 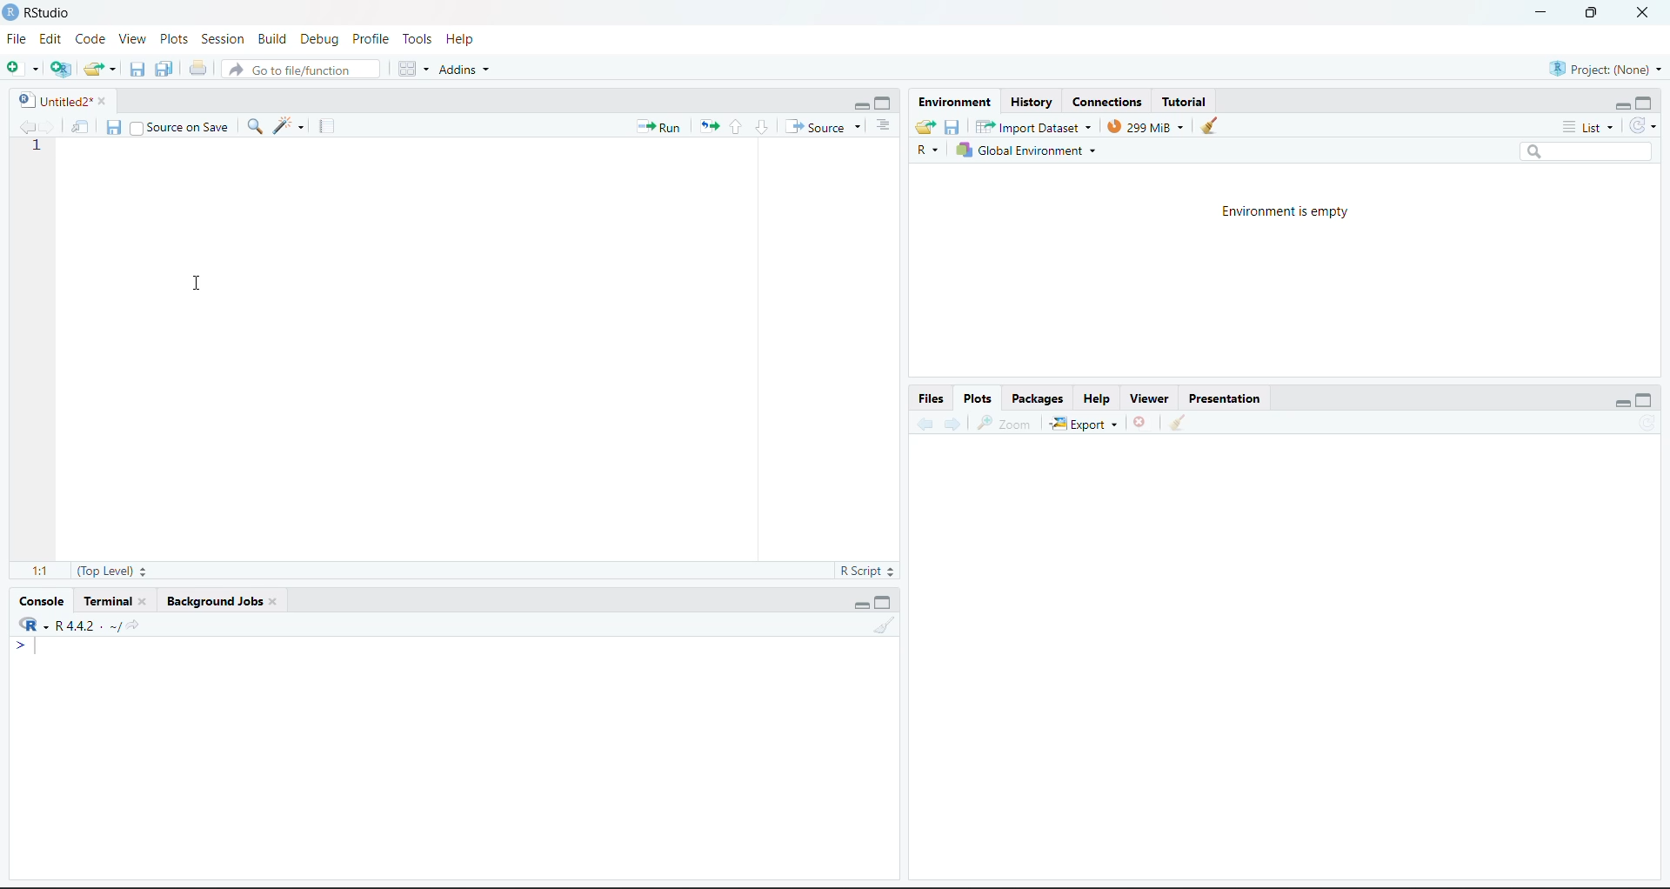 What do you see at coordinates (1039, 398) in the screenshot?
I see `Packages` at bounding box center [1039, 398].